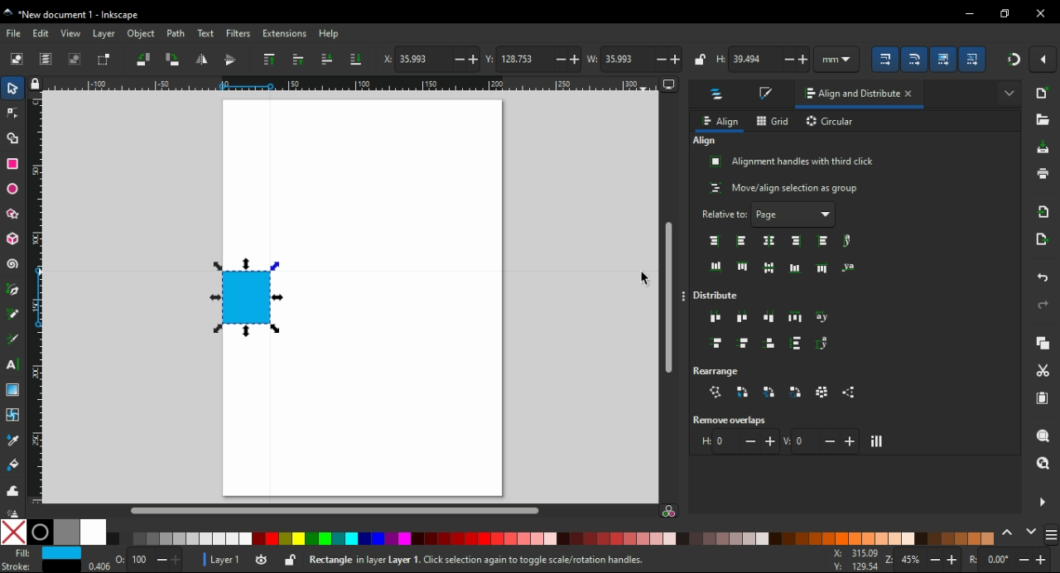 This screenshot has width=1060, height=573. What do you see at coordinates (81, 13) in the screenshot?
I see `icon and filename` at bounding box center [81, 13].